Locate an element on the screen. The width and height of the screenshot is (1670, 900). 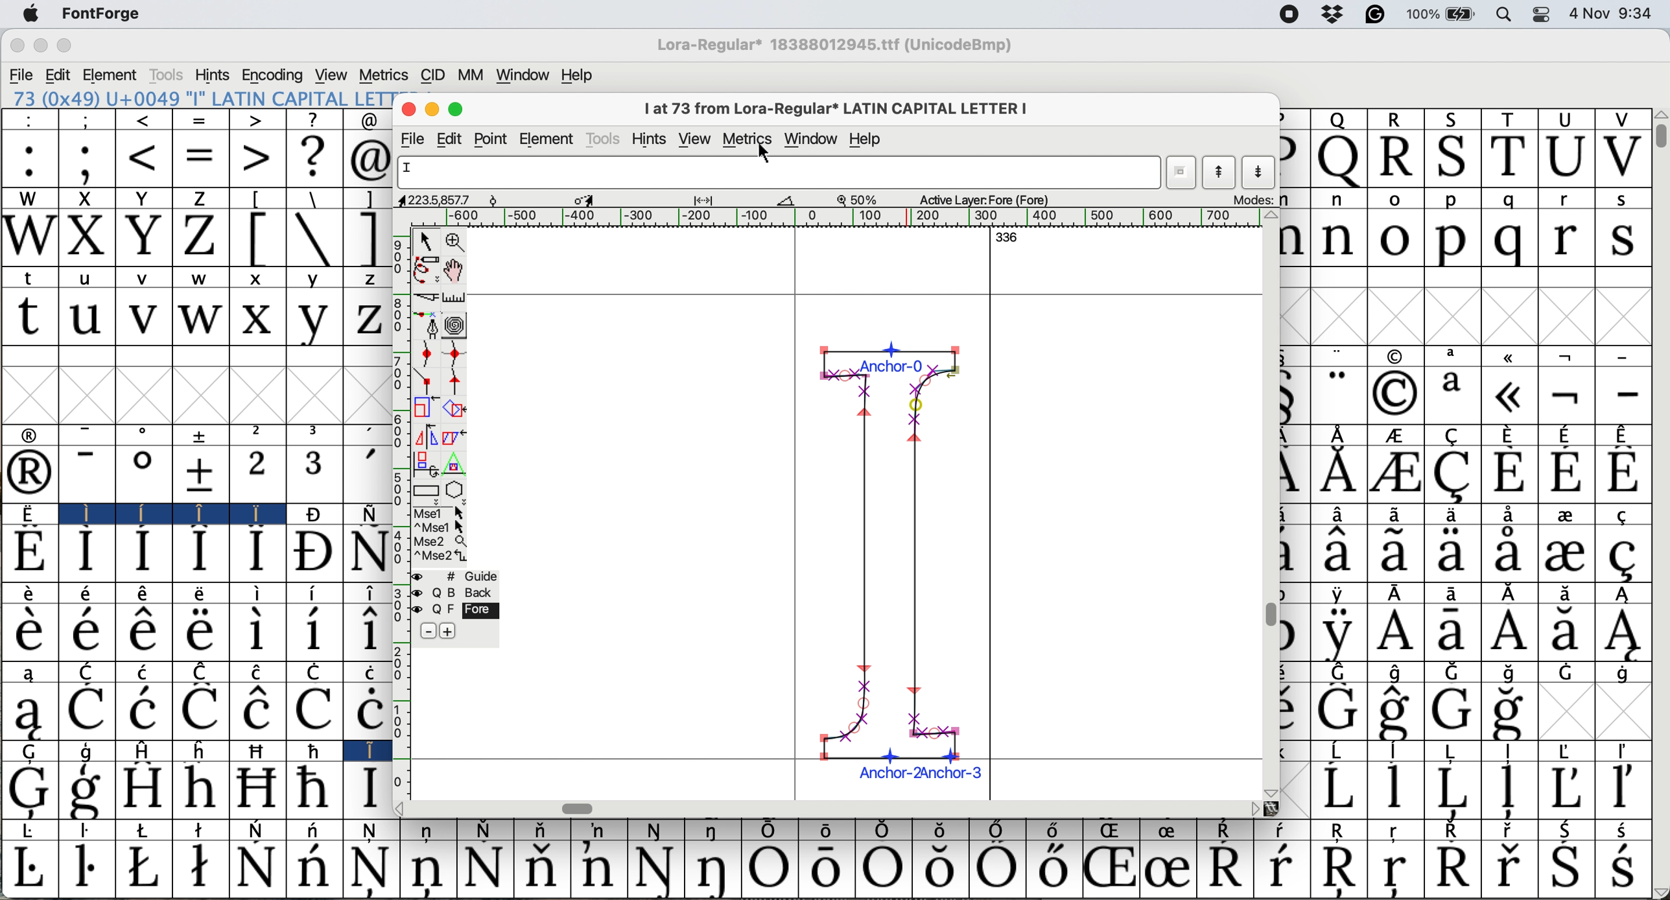
h is located at coordinates (204, 751).